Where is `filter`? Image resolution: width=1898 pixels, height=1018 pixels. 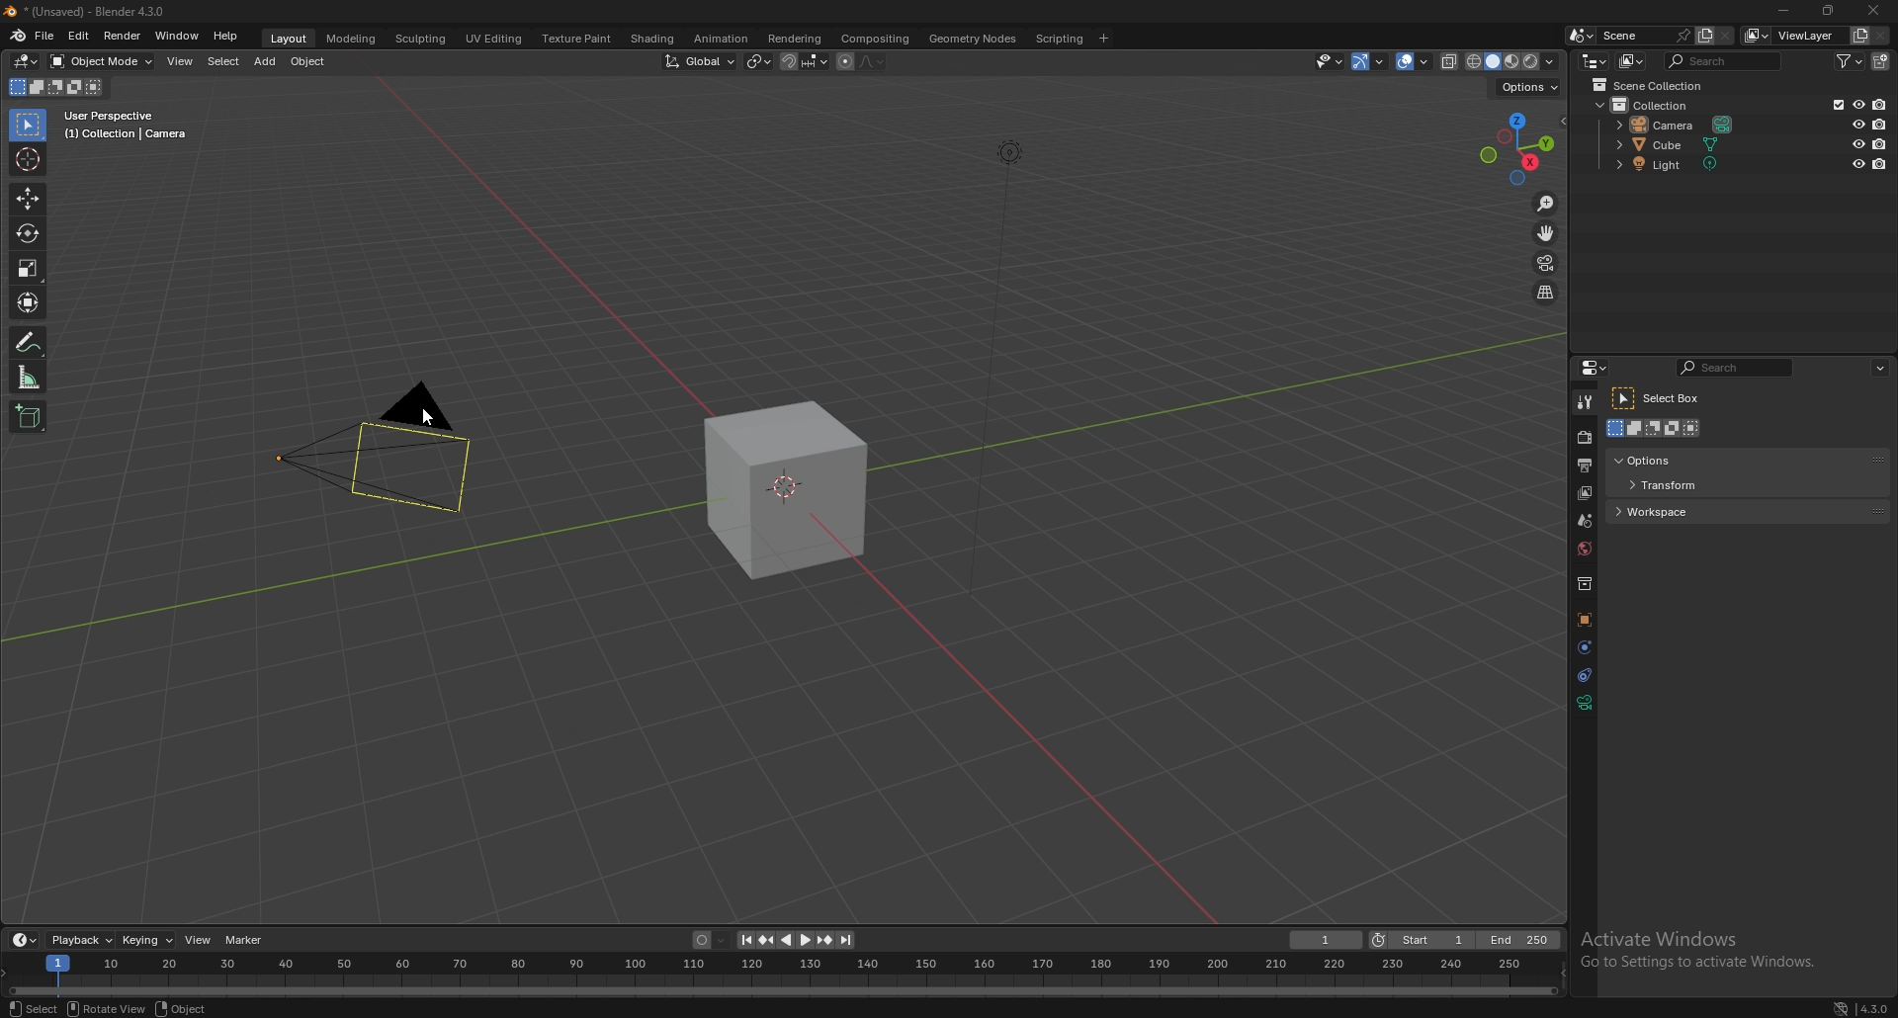
filter is located at coordinates (1851, 62).